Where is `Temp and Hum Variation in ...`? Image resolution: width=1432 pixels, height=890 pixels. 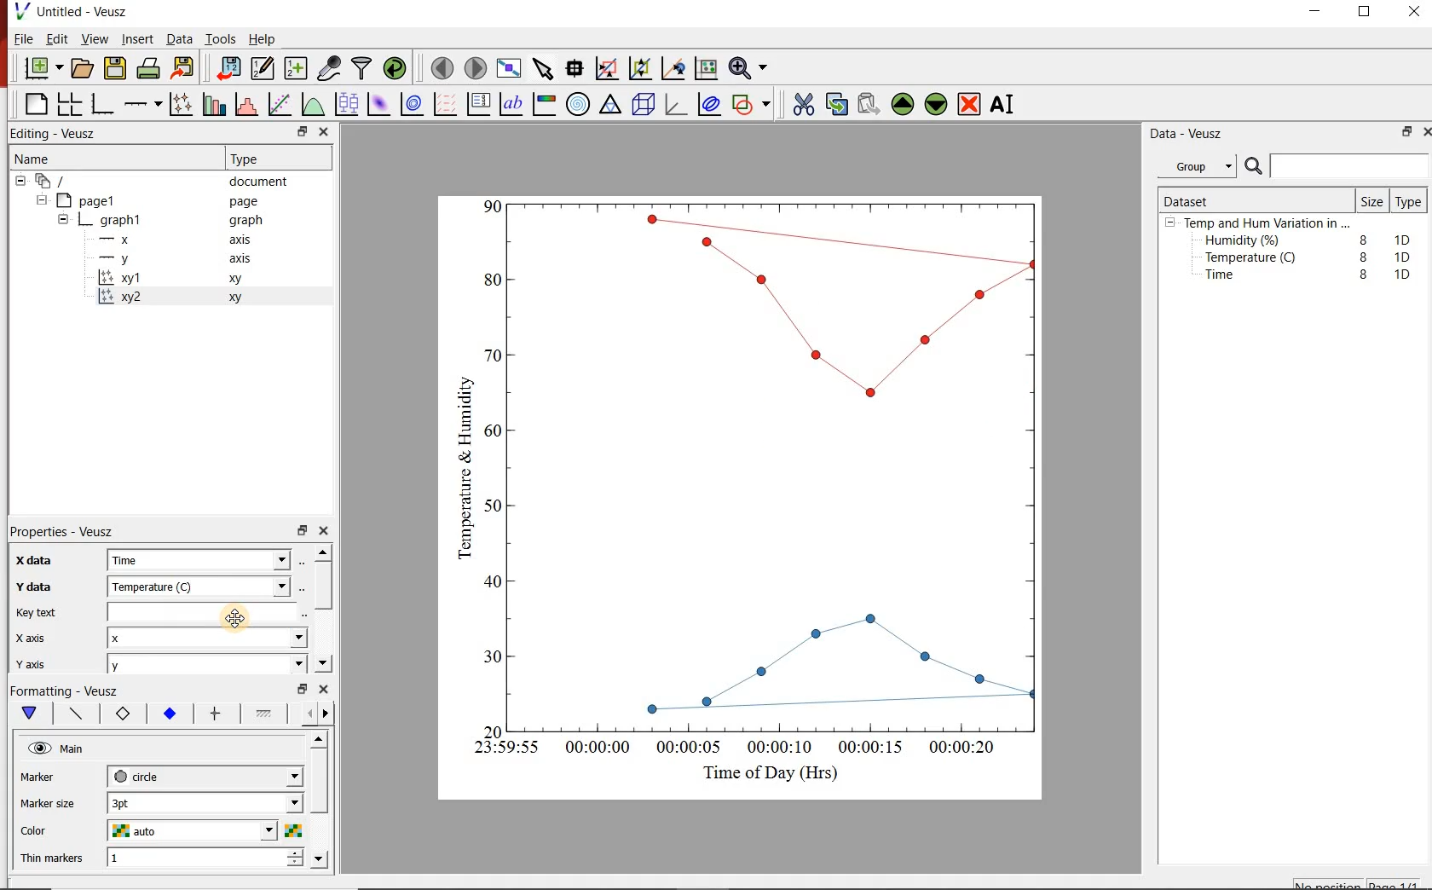 Temp and Hum Variation in ... is located at coordinates (1267, 223).